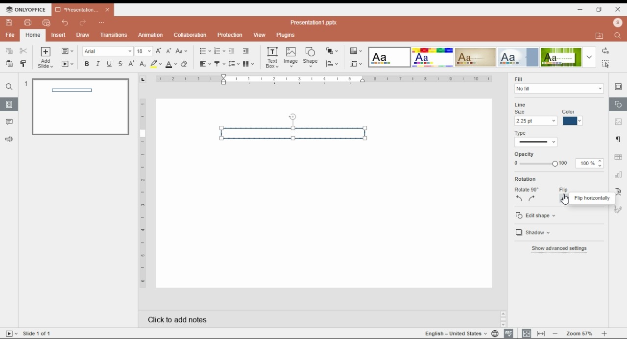 This screenshot has width=627, height=339. I want to click on open file location, so click(601, 35).